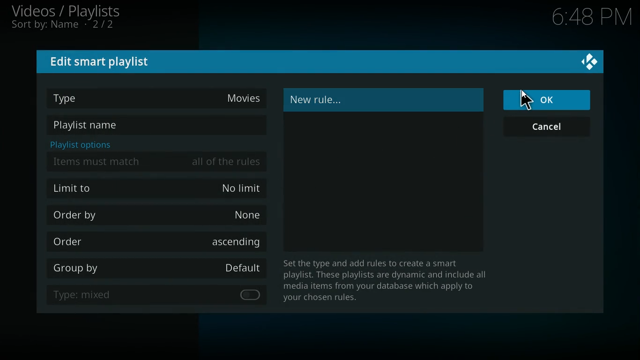 This screenshot has height=360, width=640. Describe the element at coordinates (140, 294) in the screenshot. I see `type` at that location.